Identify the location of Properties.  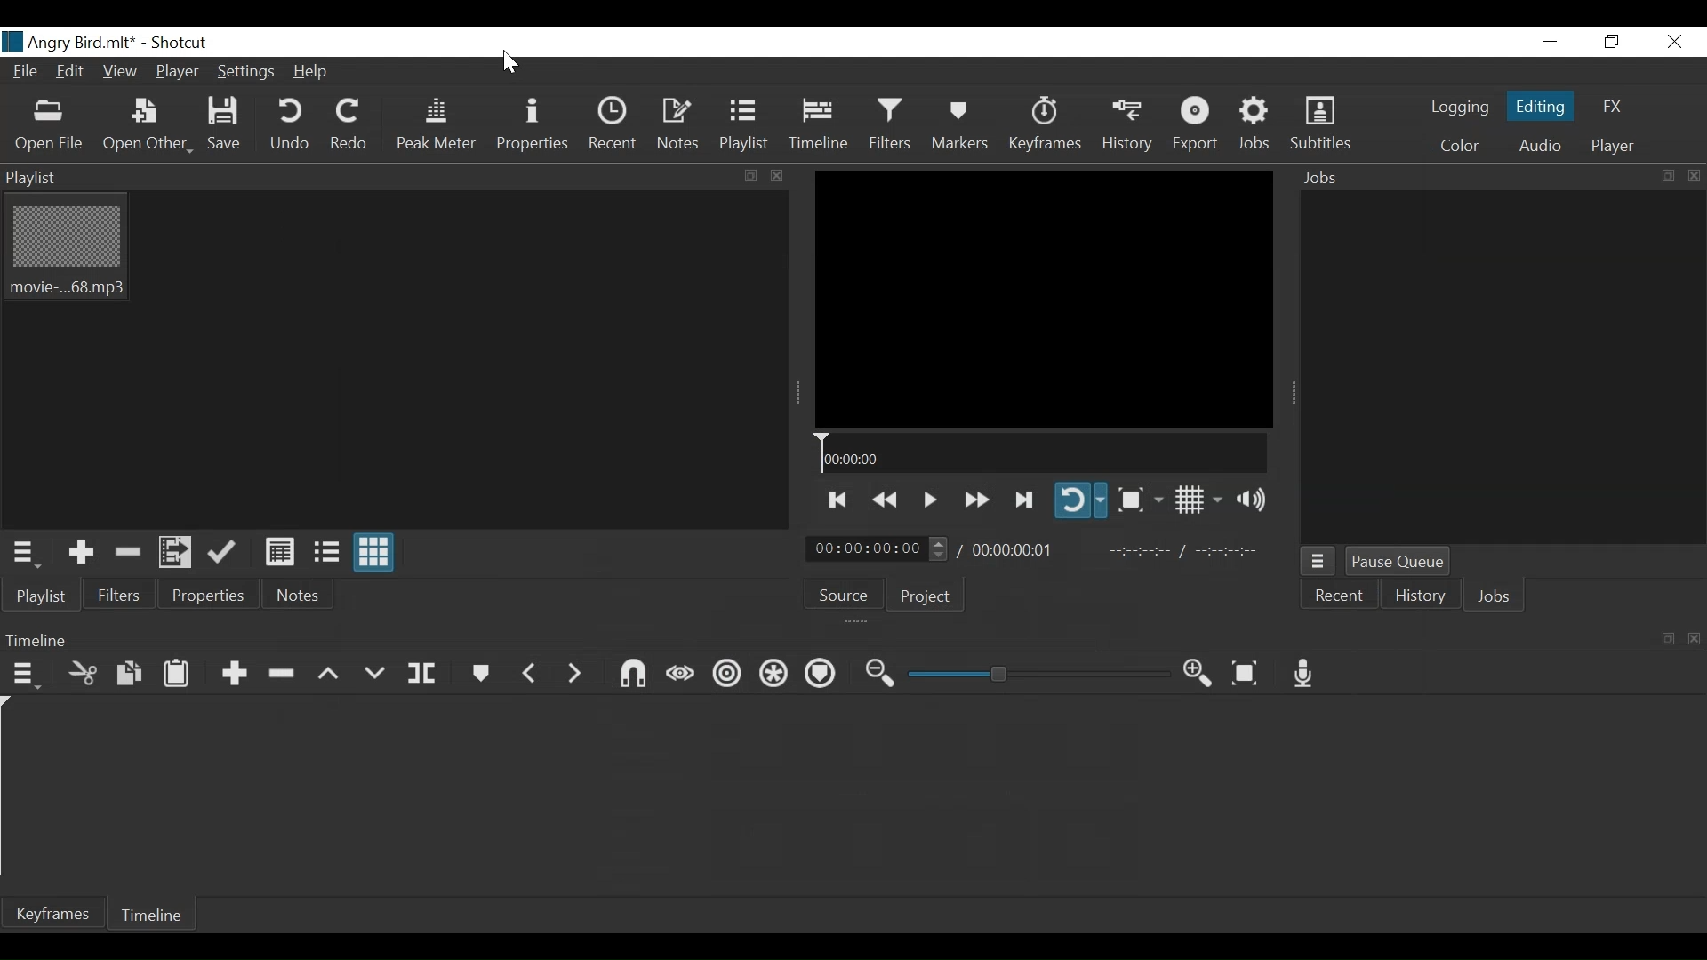
(535, 124).